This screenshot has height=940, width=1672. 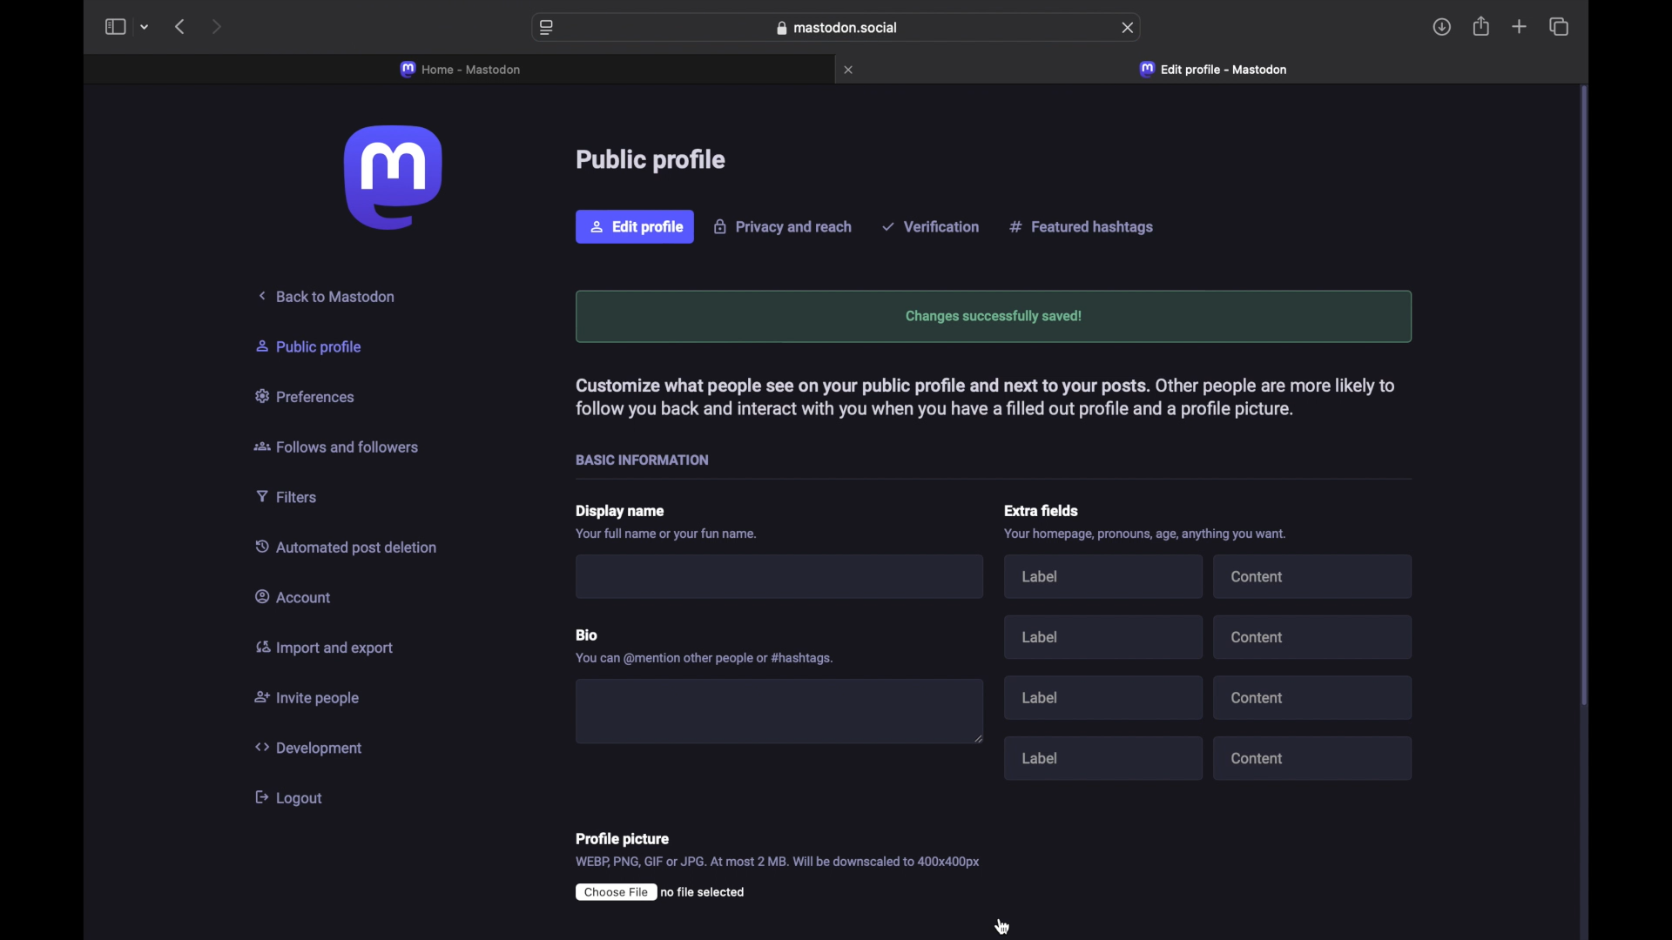 I want to click on Verification, so click(x=932, y=225).